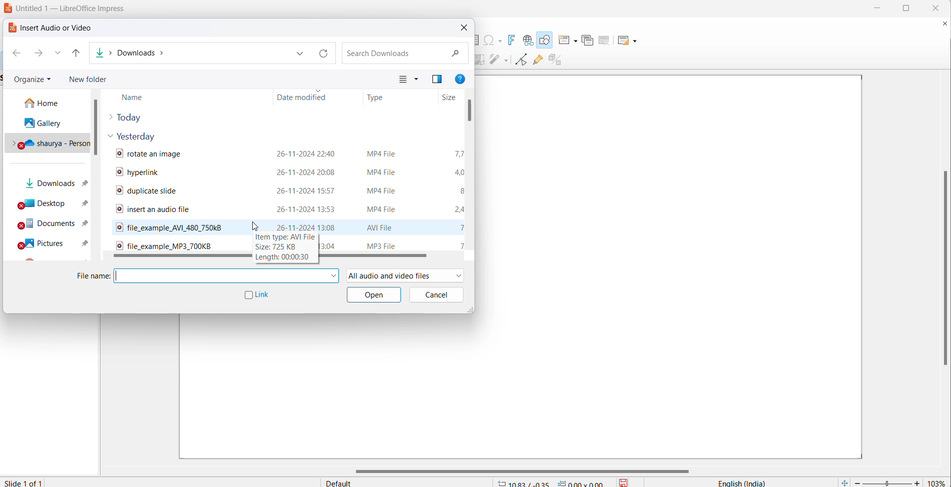  I want to click on horizontal scroll bar, so click(168, 256).